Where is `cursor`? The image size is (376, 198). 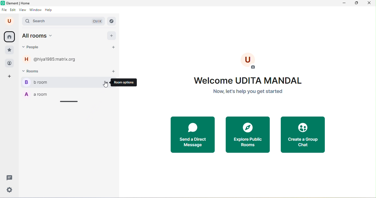 cursor is located at coordinates (105, 84).